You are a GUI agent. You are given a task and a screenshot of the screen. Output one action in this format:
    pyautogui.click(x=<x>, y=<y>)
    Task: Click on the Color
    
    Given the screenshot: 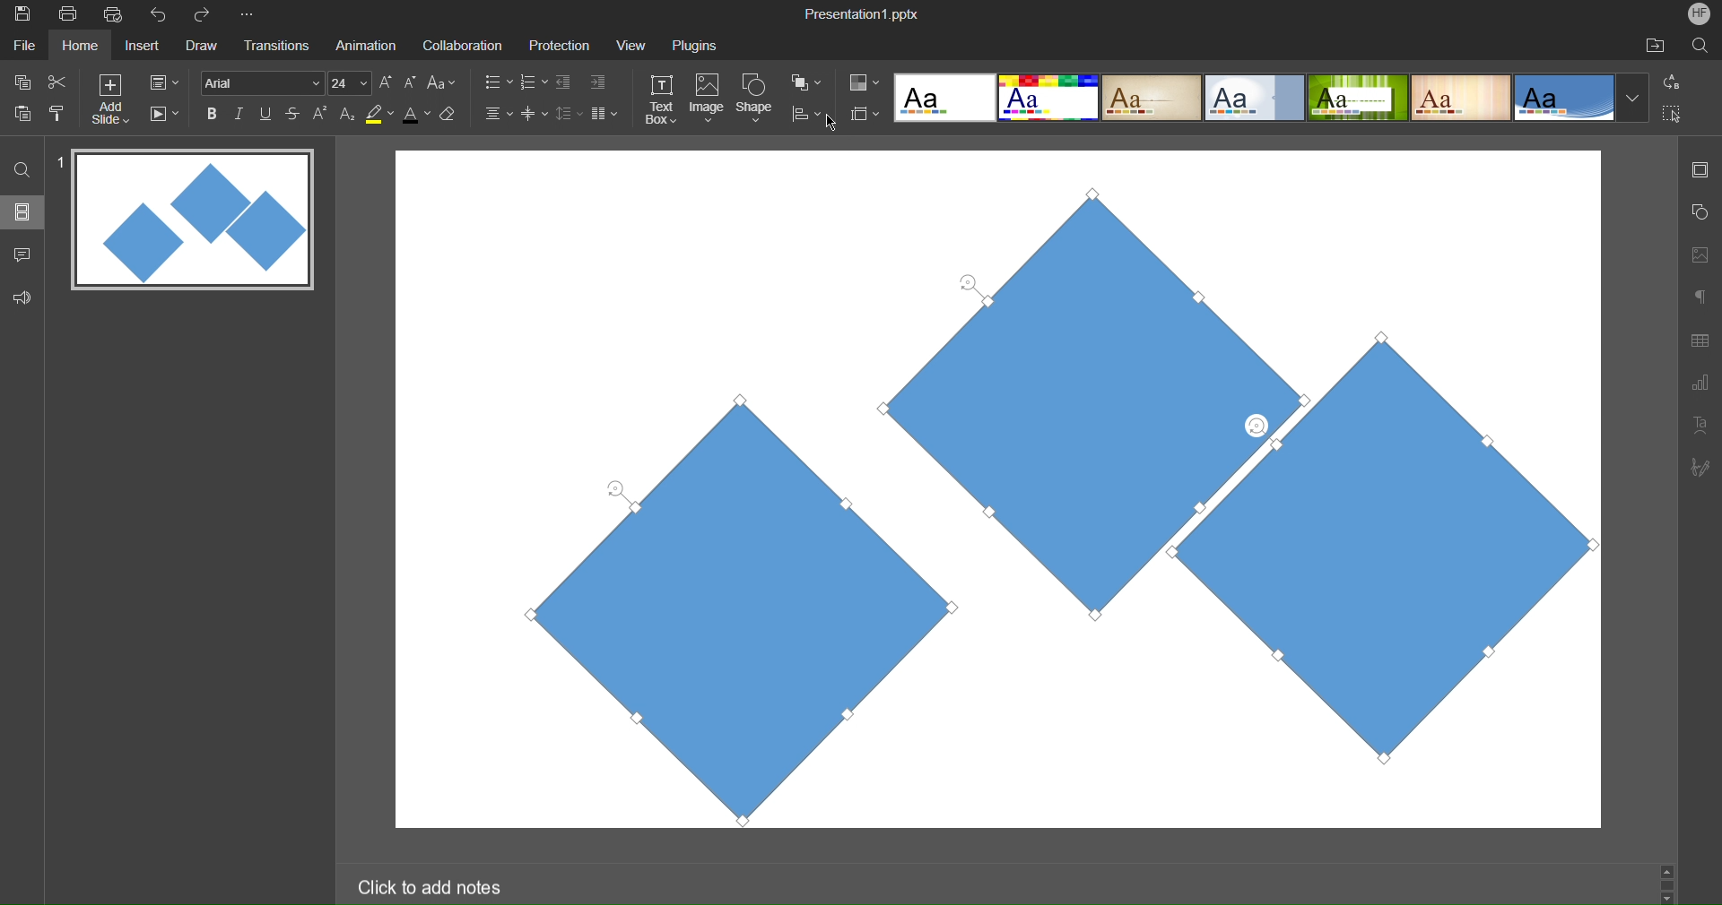 What is the action you would take?
    pyautogui.click(x=865, y=82)
    